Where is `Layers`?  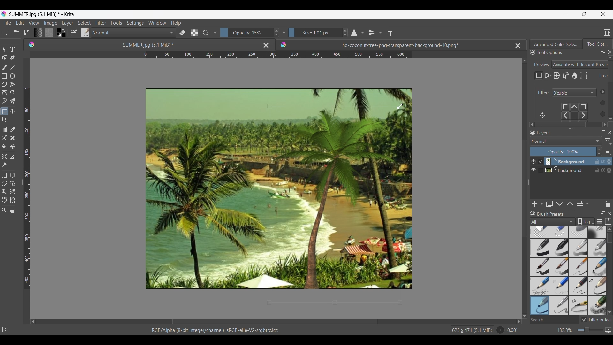
Layers is located at coordinates (567, 133).